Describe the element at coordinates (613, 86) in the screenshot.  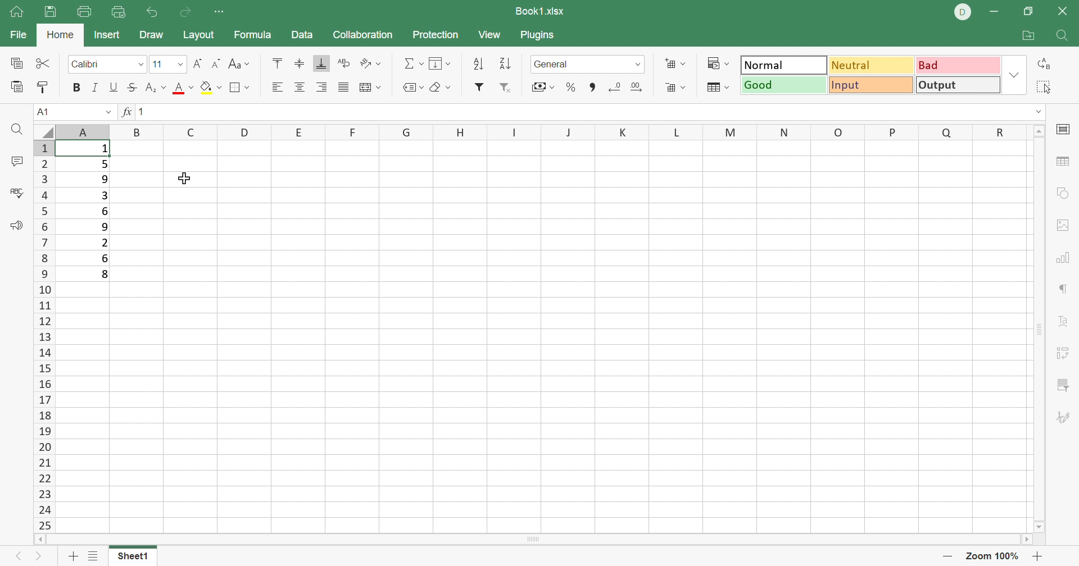
I see `Decrease decimal` at that location.